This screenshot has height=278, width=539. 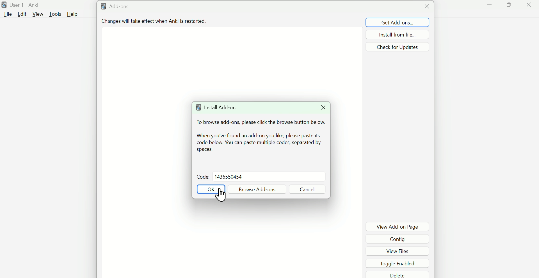 What do you see at coordinates (510, 6) in the screenshot?
I see `Maximize` at bounding box center [510, 6].